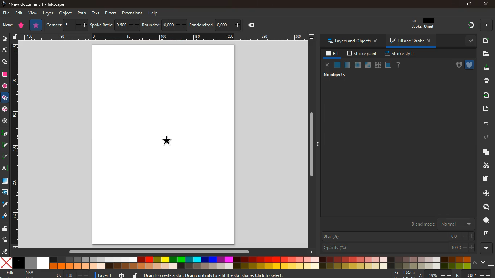  What do you see at coordinates (7, 25) in the screenshot?
I see `new` at bounding box center [7, 25].